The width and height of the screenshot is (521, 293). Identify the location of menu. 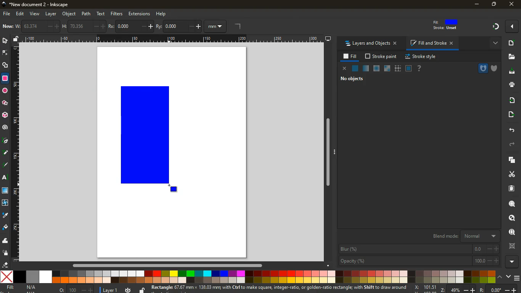
(516, 278).